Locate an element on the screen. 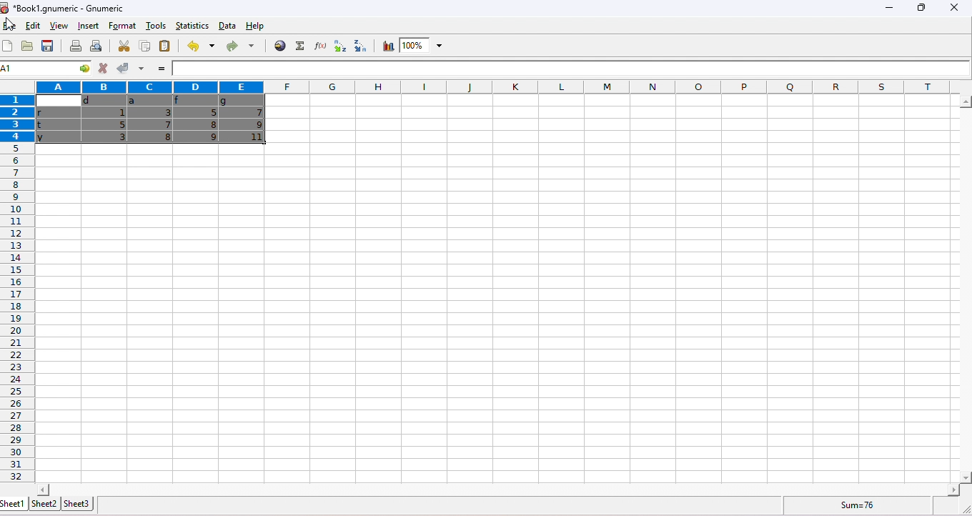  expand is located at coordinates (961, 508).